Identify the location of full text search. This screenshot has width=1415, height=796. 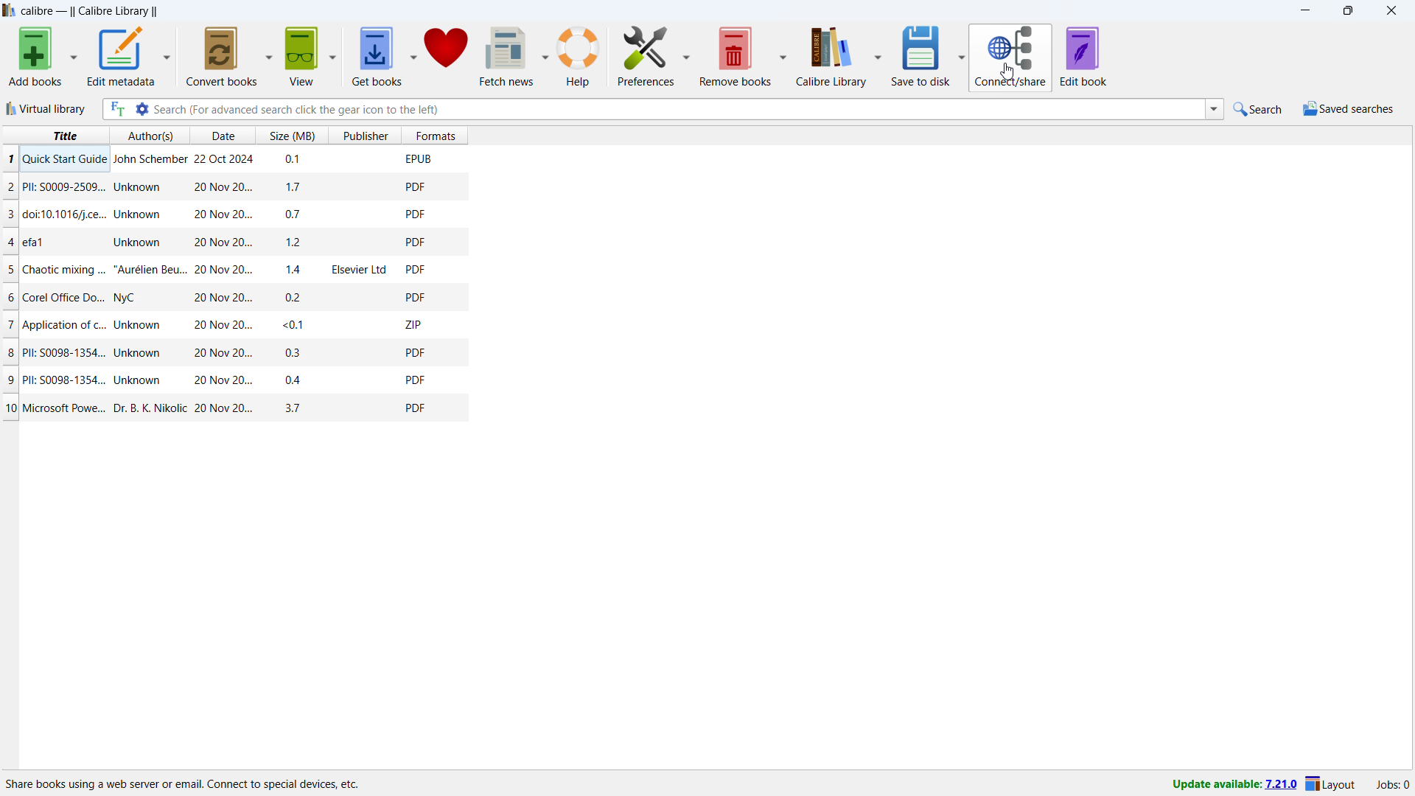
(116, 108).